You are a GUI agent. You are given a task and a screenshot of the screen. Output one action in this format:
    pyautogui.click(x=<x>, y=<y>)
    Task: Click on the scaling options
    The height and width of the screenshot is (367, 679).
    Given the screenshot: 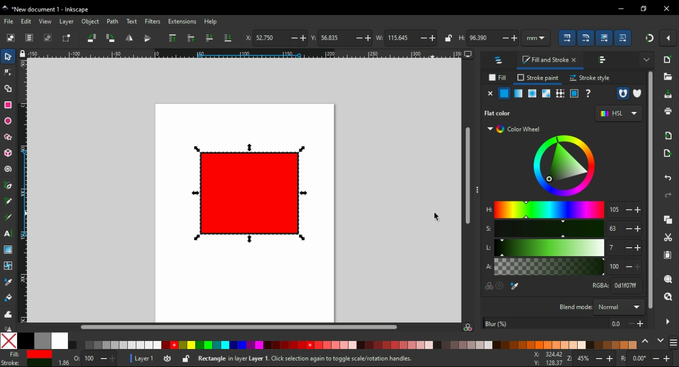 What is the action you would take?
    pyautogui.click(x=604, y=38)
    